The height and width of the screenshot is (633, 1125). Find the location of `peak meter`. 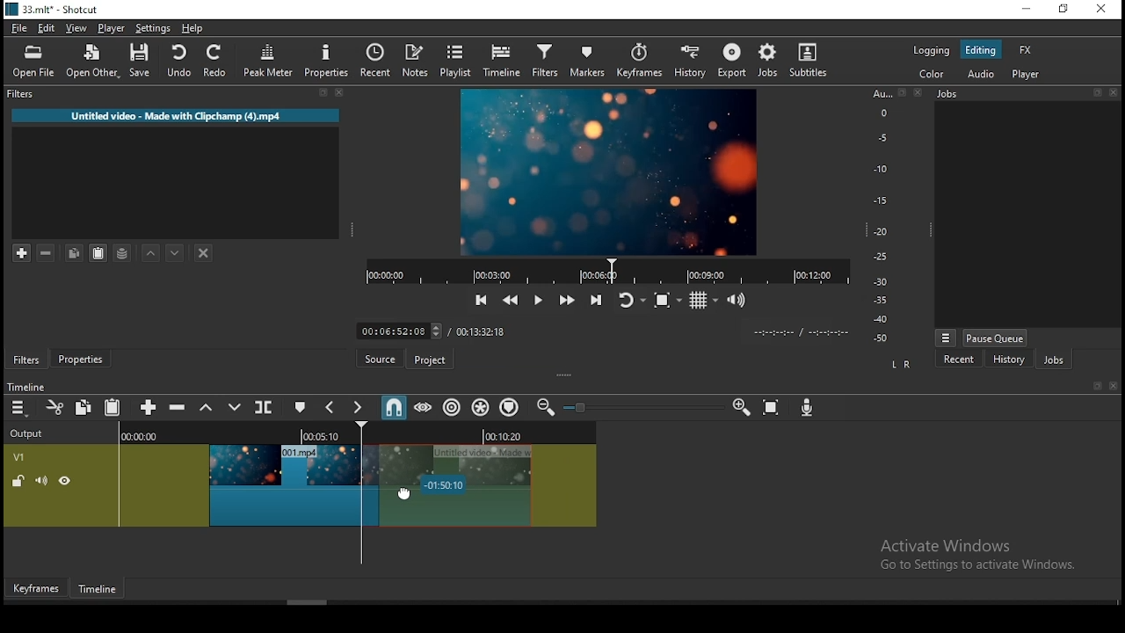

peak meter is located at coordinates (267, 61).